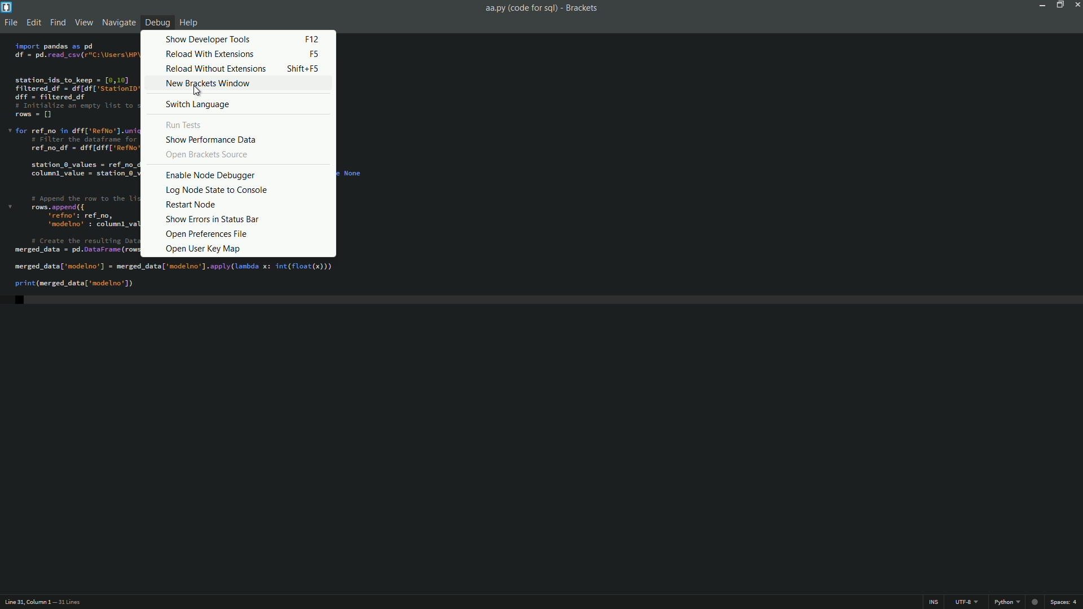 The height and width of the screenshot is (609, 1083). I want to click on Keyboard shortcut, so click(311, 39).